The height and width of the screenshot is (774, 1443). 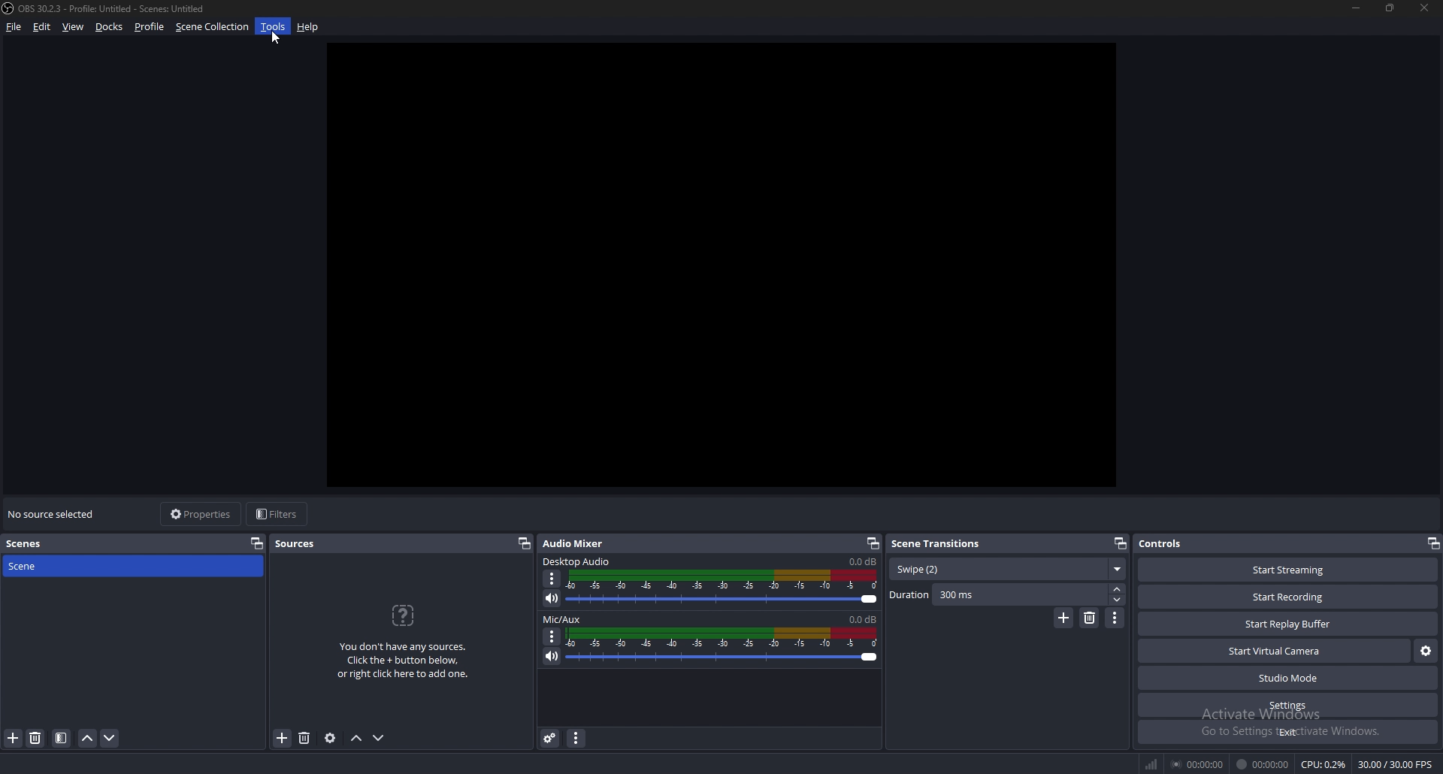 What do you see at coordinates (725, 588) in the screenshot?
I see `volume adjust` at bounding box center [725, 588].